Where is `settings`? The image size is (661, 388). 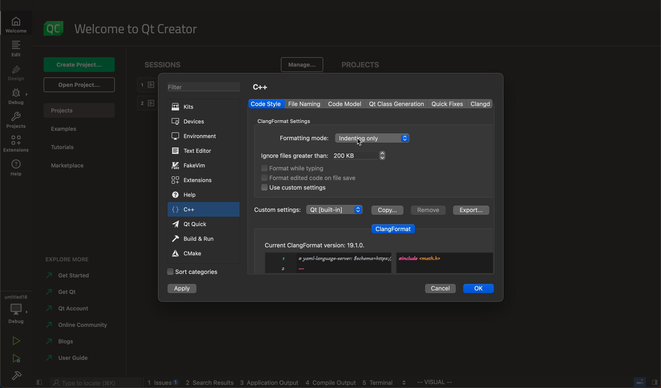
settings is located at coordinates (288, 120).